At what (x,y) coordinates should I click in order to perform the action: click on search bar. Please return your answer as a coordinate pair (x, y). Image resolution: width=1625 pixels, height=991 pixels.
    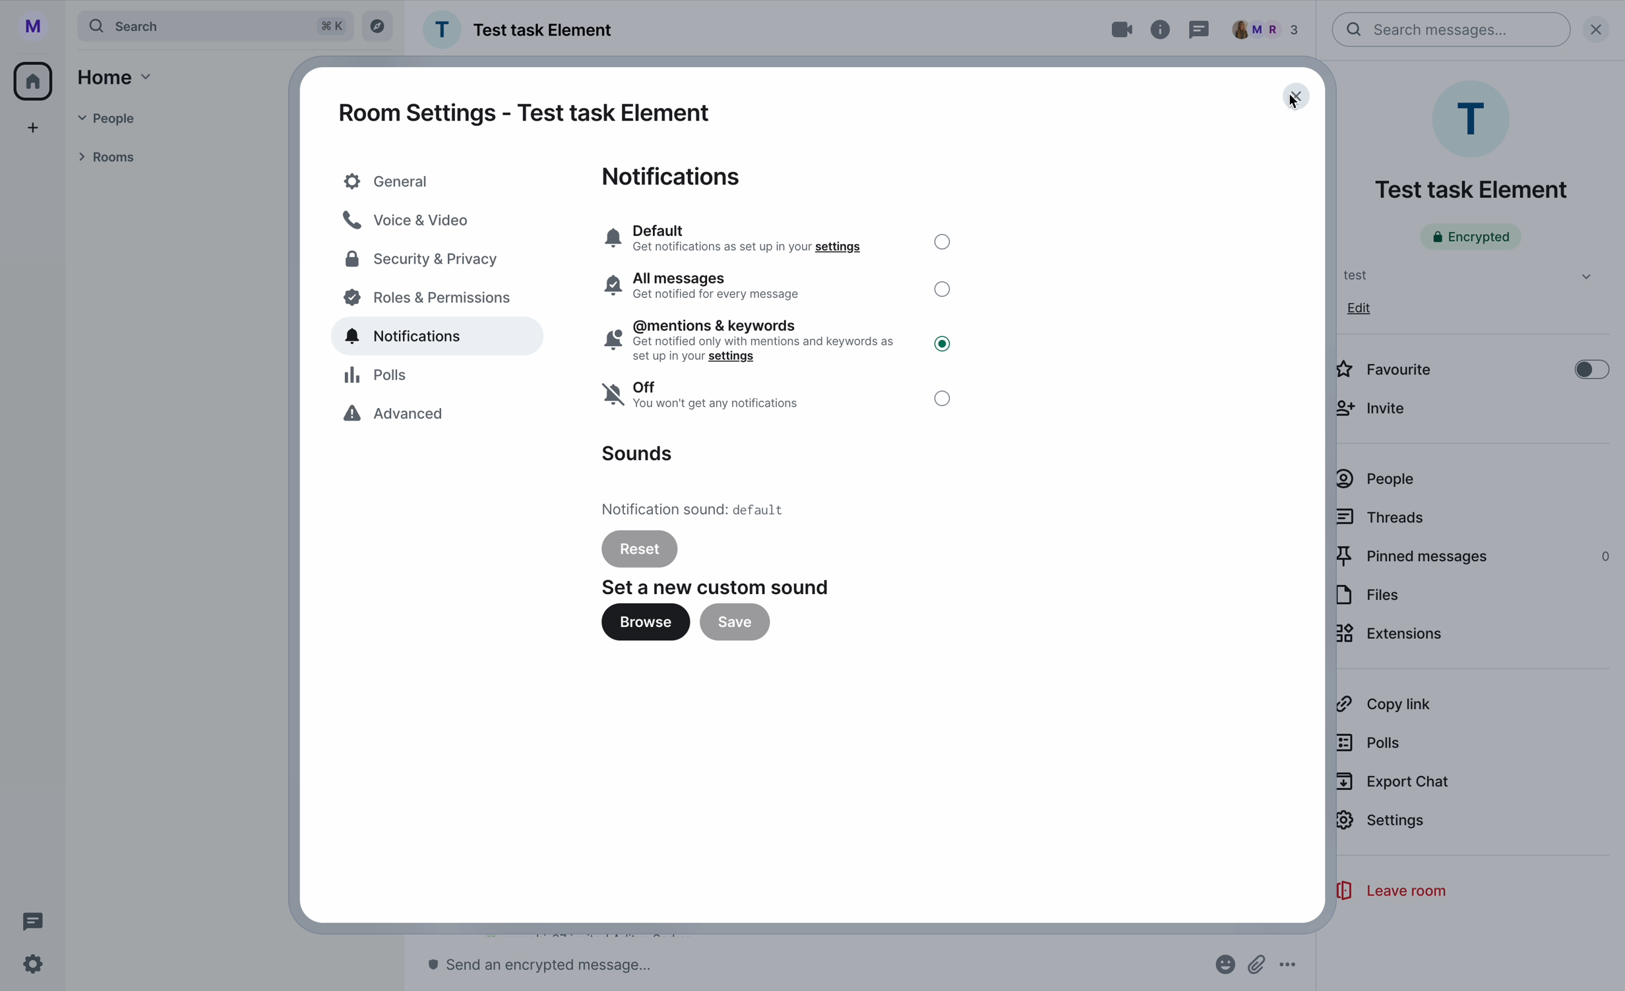
    Looking at the image, I should click on (1452, 30).